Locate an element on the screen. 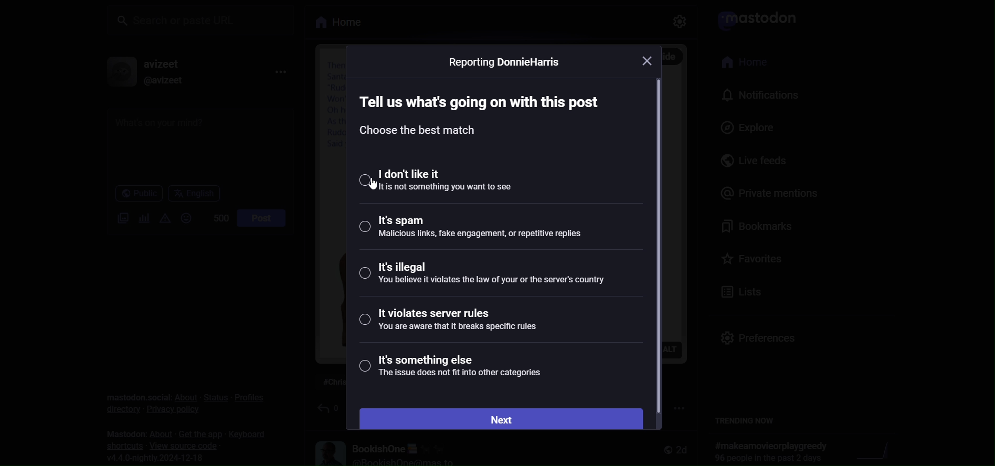 The width and height of the screenshot is (995, 466). preferences is located at coordinates (756, 334).